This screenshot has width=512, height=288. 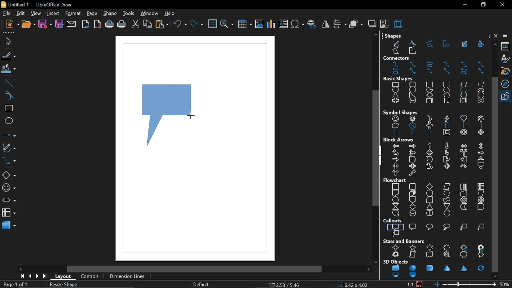 What do you see at coordinates (412, 64) in the screenshot?
I see `straight connector ends with arrow` at bounding box center [412, 64].